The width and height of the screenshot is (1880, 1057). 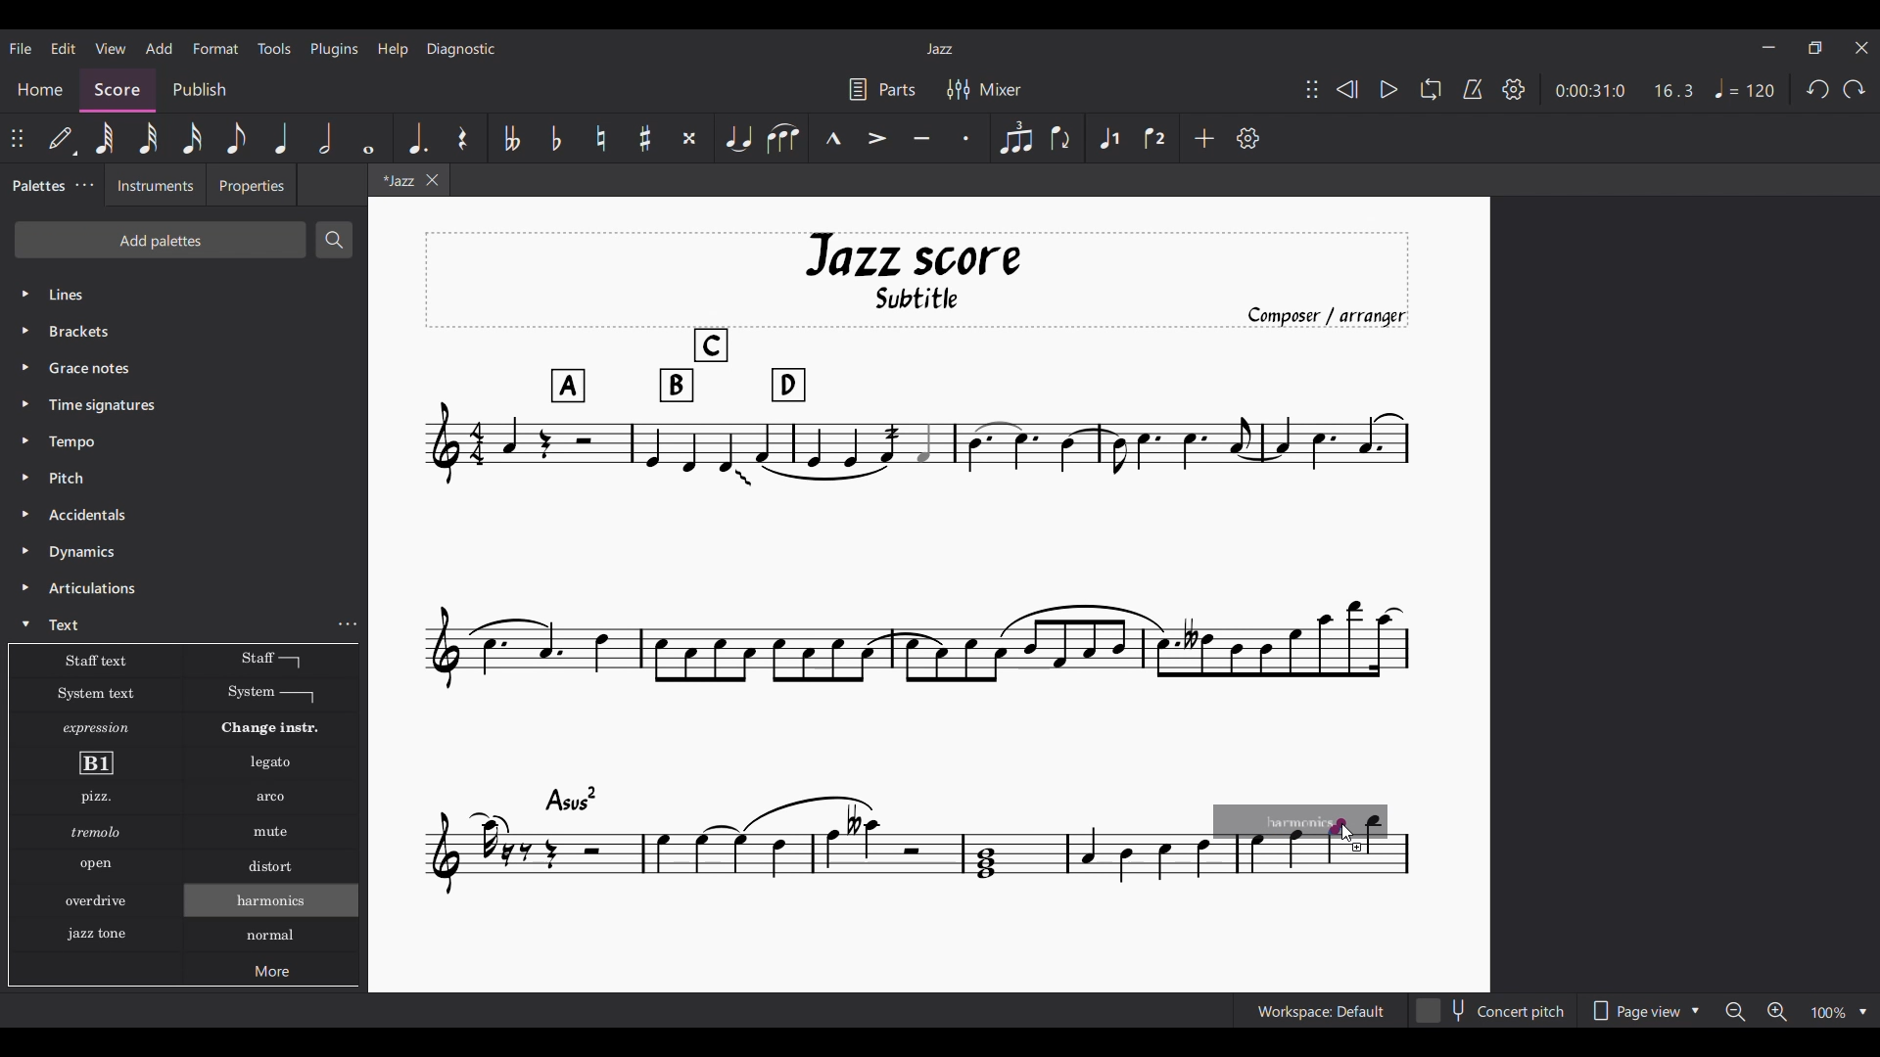 What do you see at coordinates (1473, 89) in the screenshot?
I see `Metronome` at bounding box center [1473, 89].